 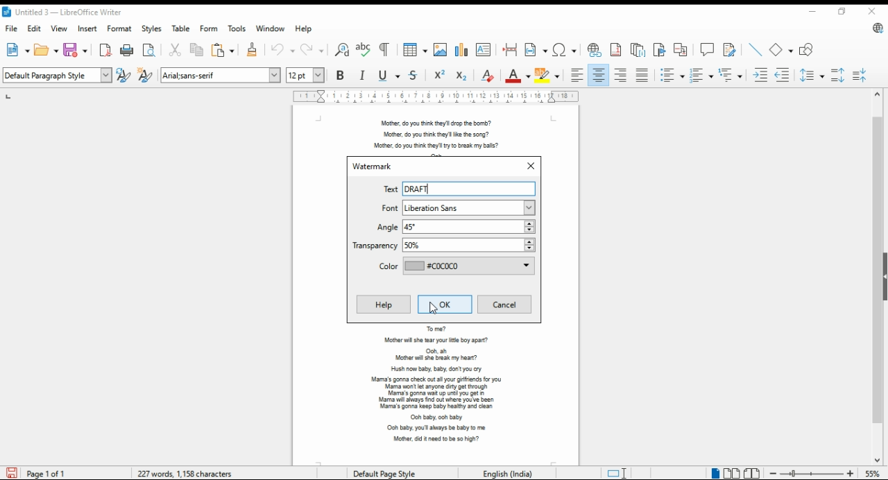 I want to click on multi page view, so click(x=731, y=473).